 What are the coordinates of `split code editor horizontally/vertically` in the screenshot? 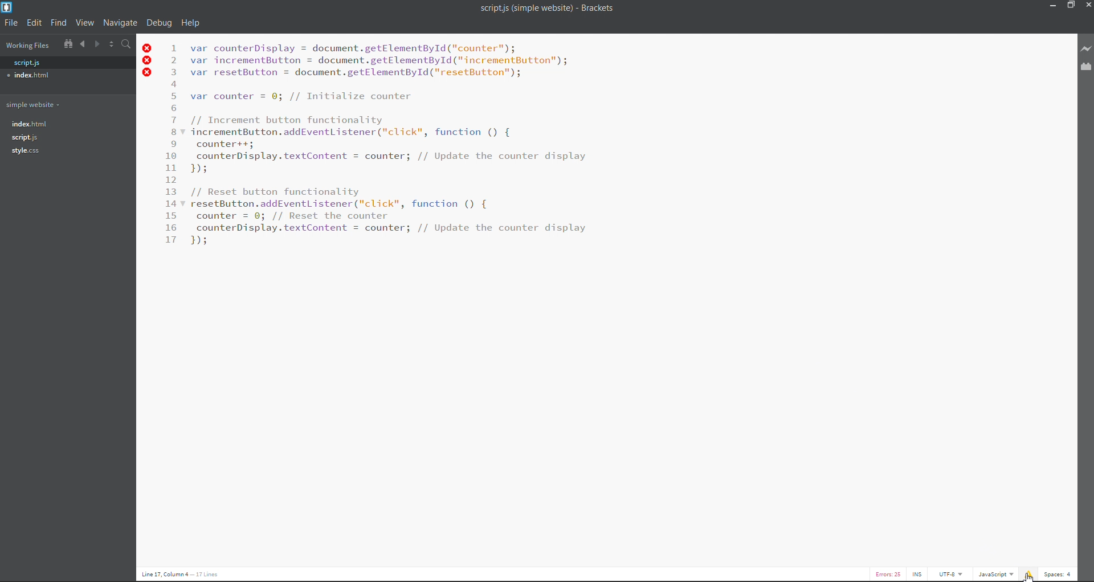 It's located at (112, 44).